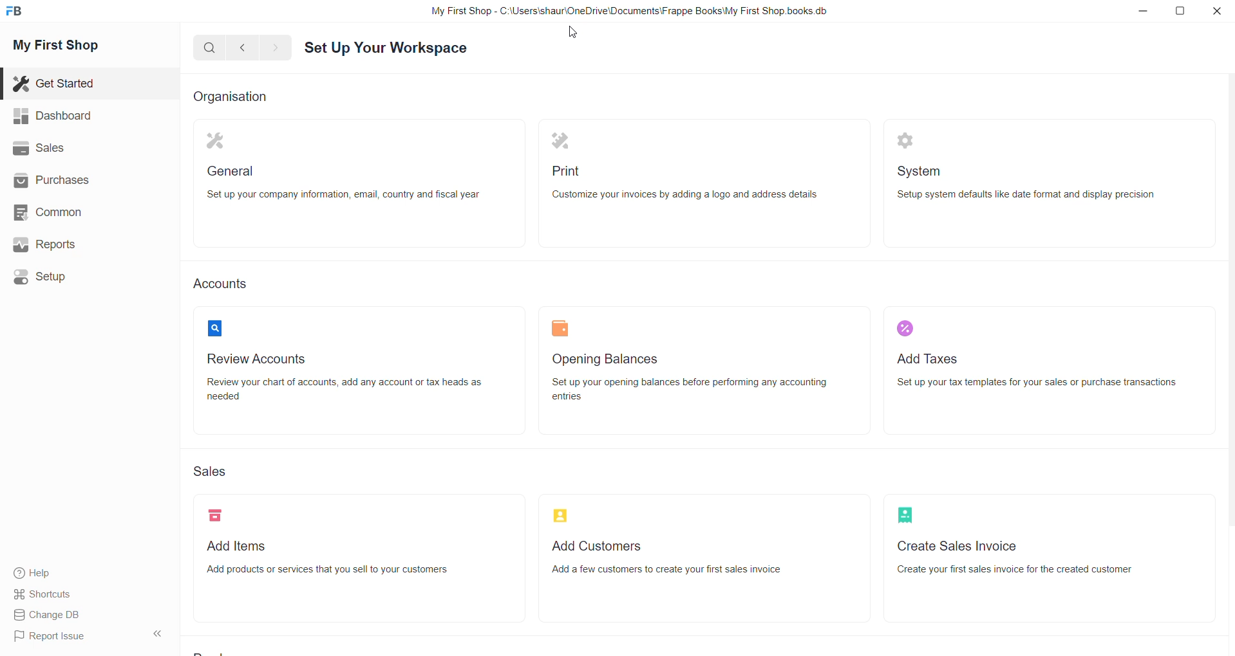  I want to click on Get Started, so click(63, 82).